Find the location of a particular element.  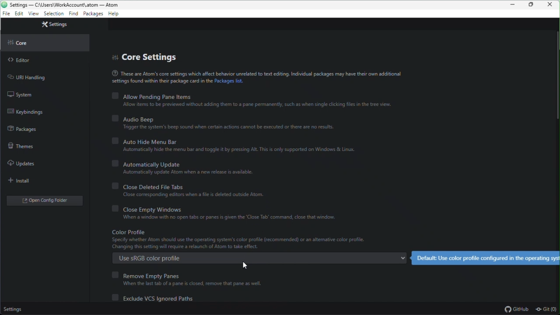

Restore is located at coordinates (532, 5).